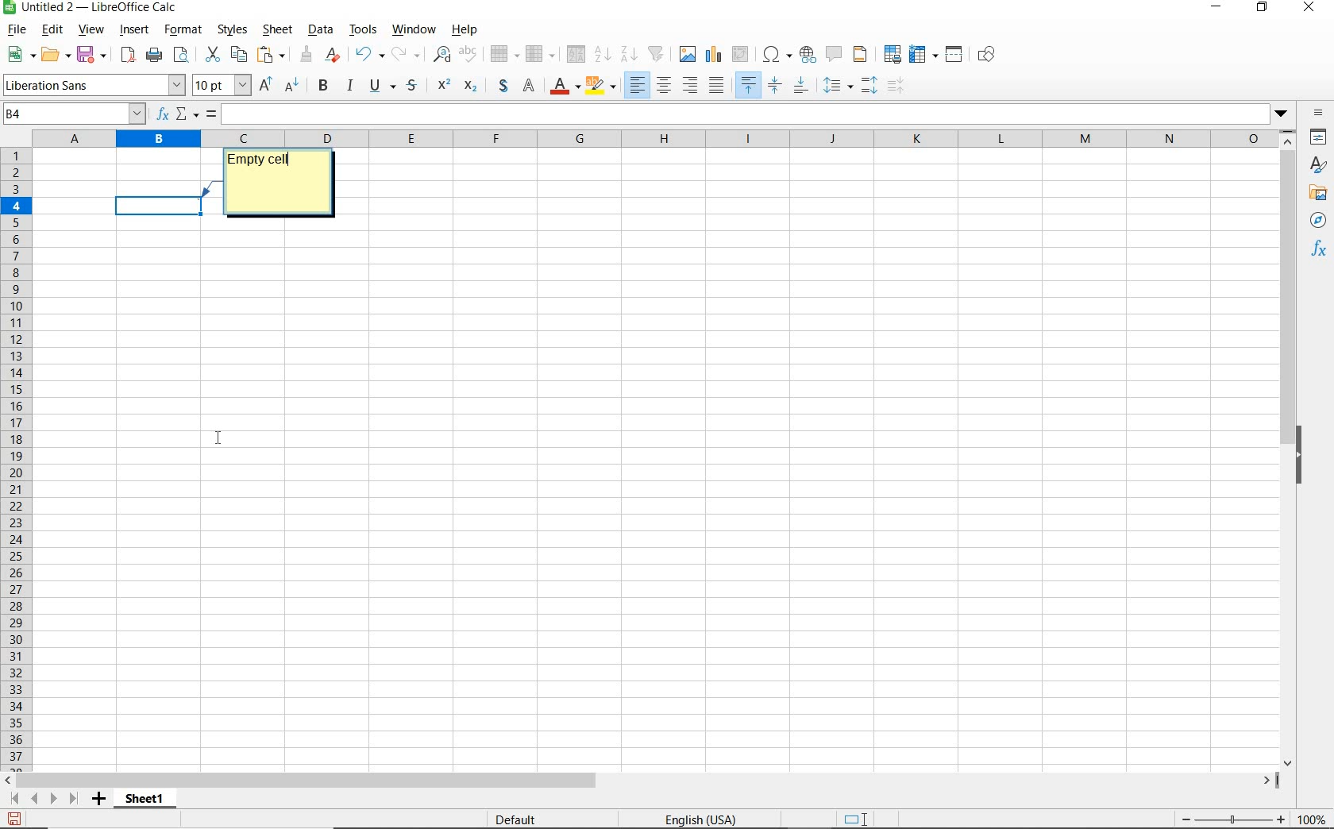 The height and width of the screenshot is (829, 1334). Describe the element at coordinates (1290, 449) in the screenshot. I see `scrollbar` at that location.